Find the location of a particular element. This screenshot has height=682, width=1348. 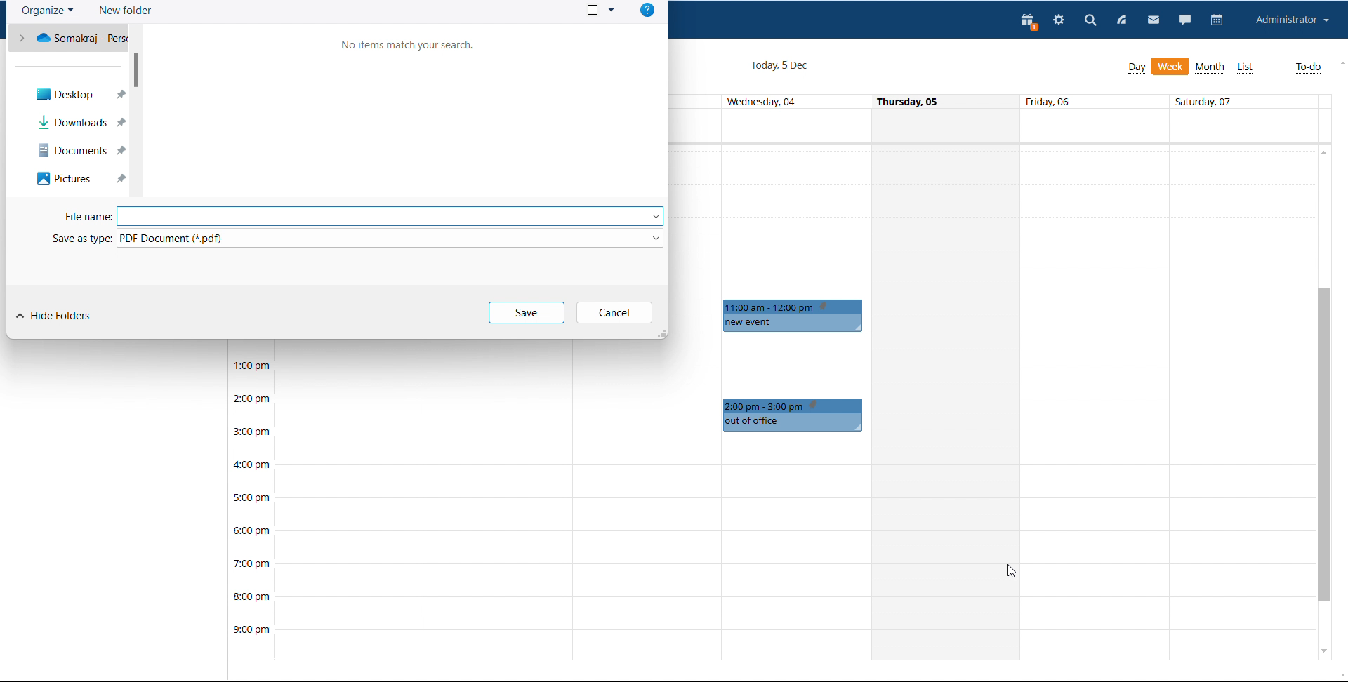

quick access folders is located at coordinates (68, 37).